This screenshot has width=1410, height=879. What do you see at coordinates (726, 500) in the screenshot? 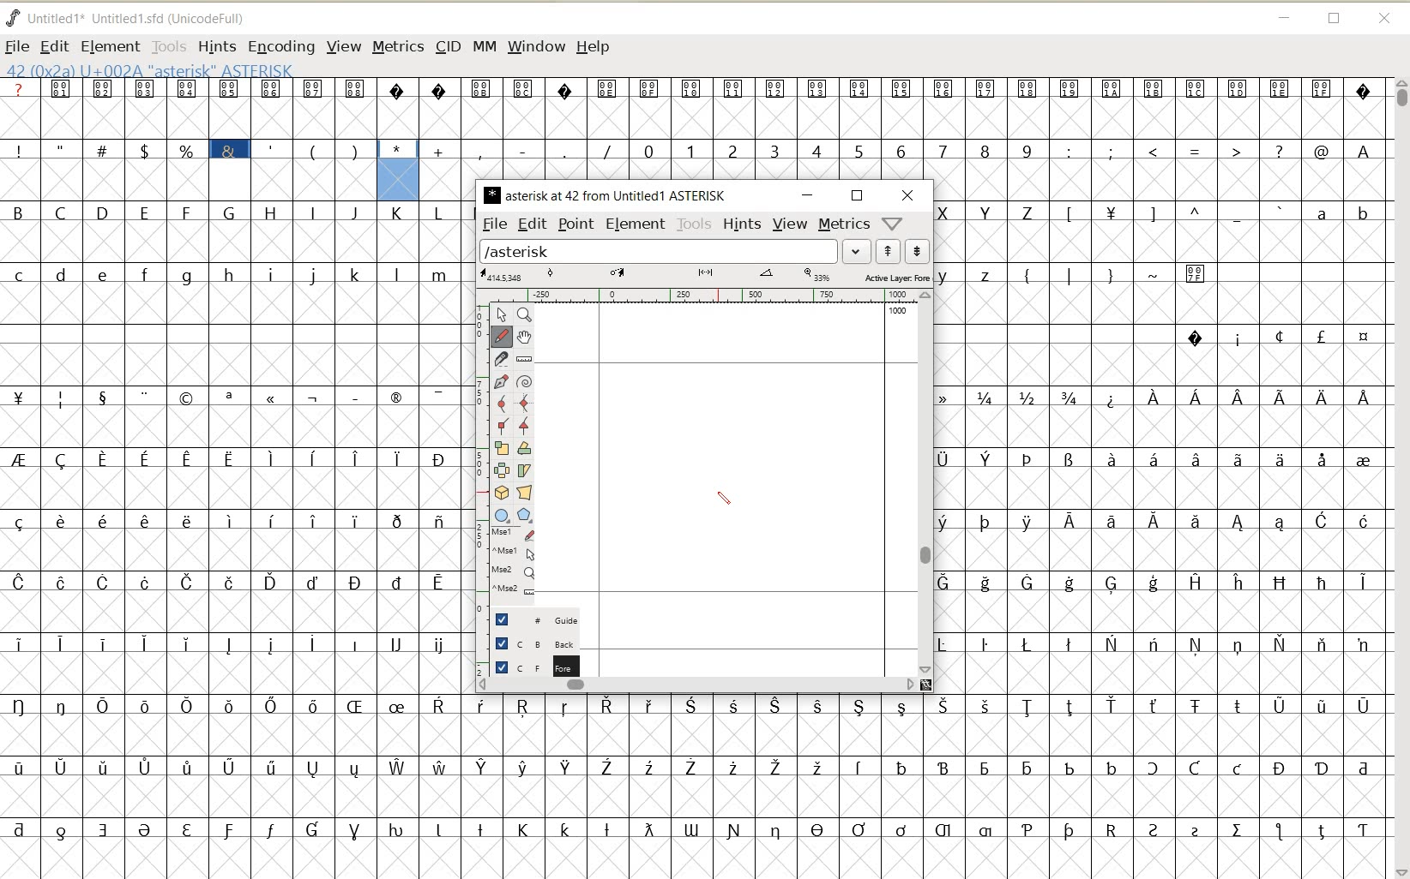
I see `PENCIL TOOL` at bounding box center [726, 500].